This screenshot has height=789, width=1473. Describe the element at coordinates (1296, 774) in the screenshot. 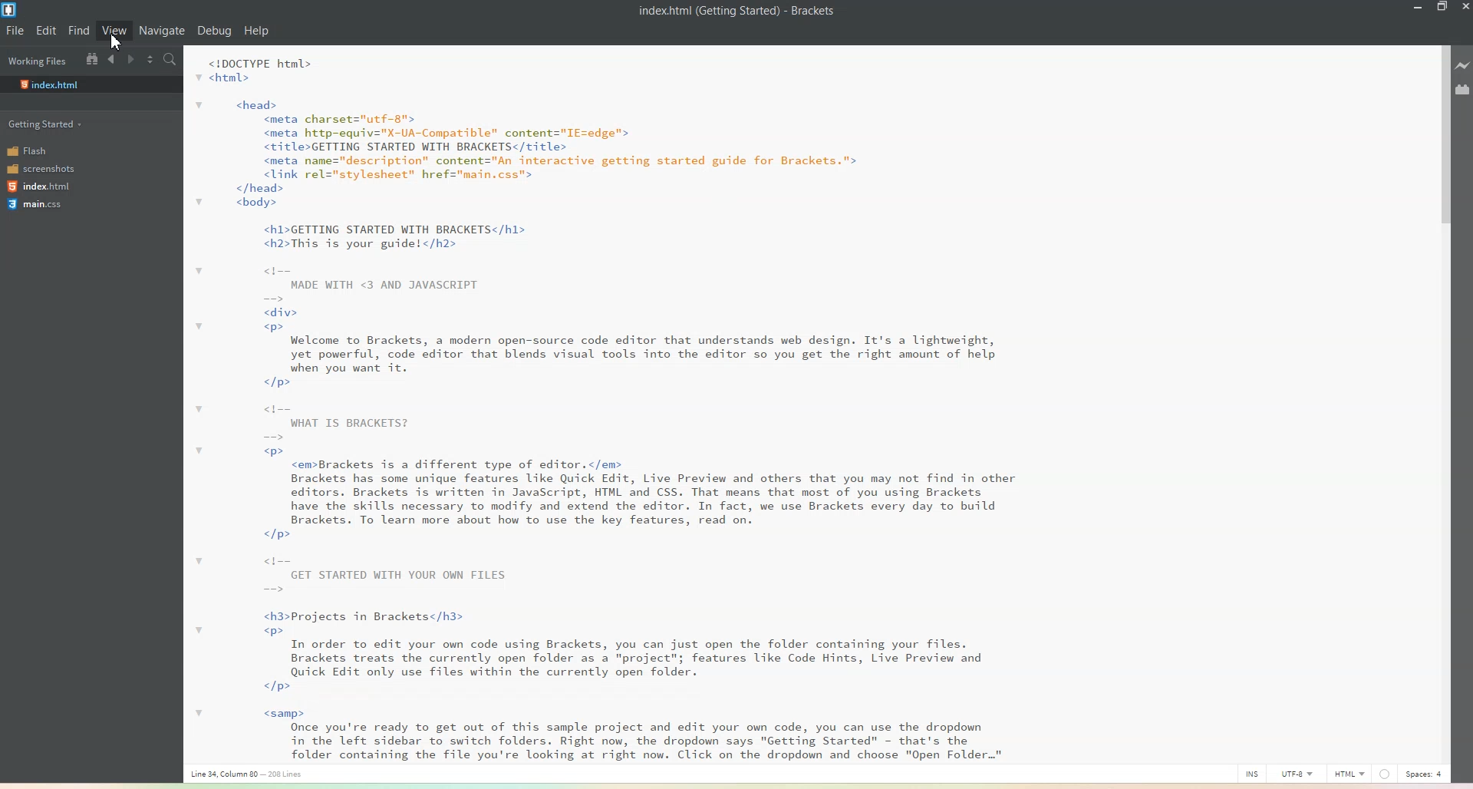

I see `UTF-8` at that location.